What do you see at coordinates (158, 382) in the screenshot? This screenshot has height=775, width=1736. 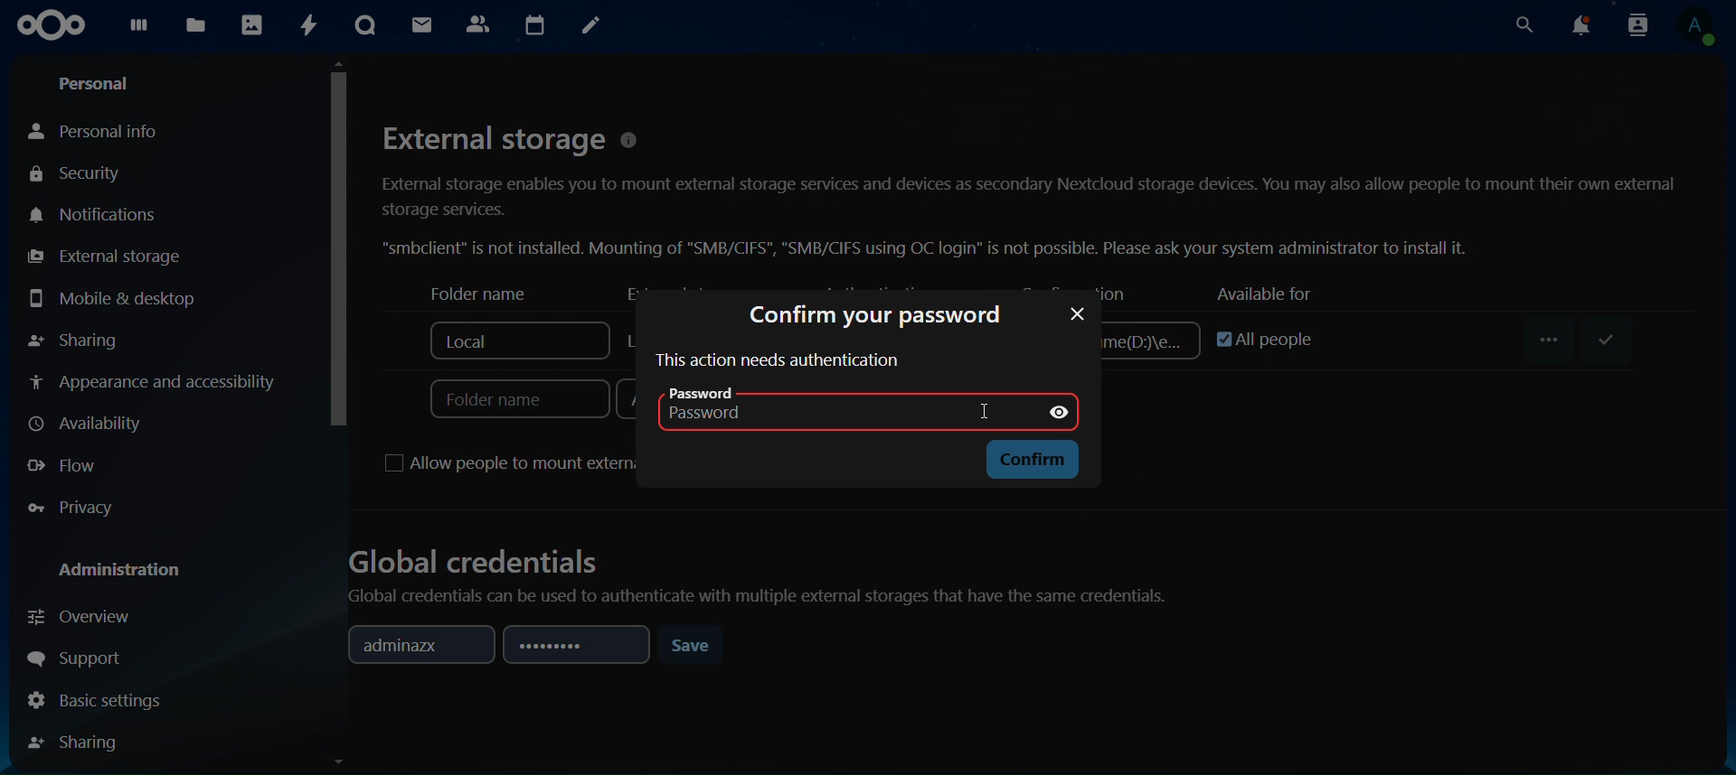 I see `appearance and accessibilty` at bounding box center [158, 382].